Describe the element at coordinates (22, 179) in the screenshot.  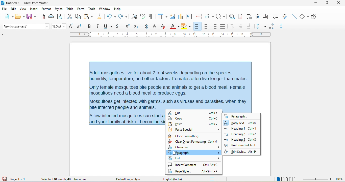
I see `page 1 of 1` at that location.